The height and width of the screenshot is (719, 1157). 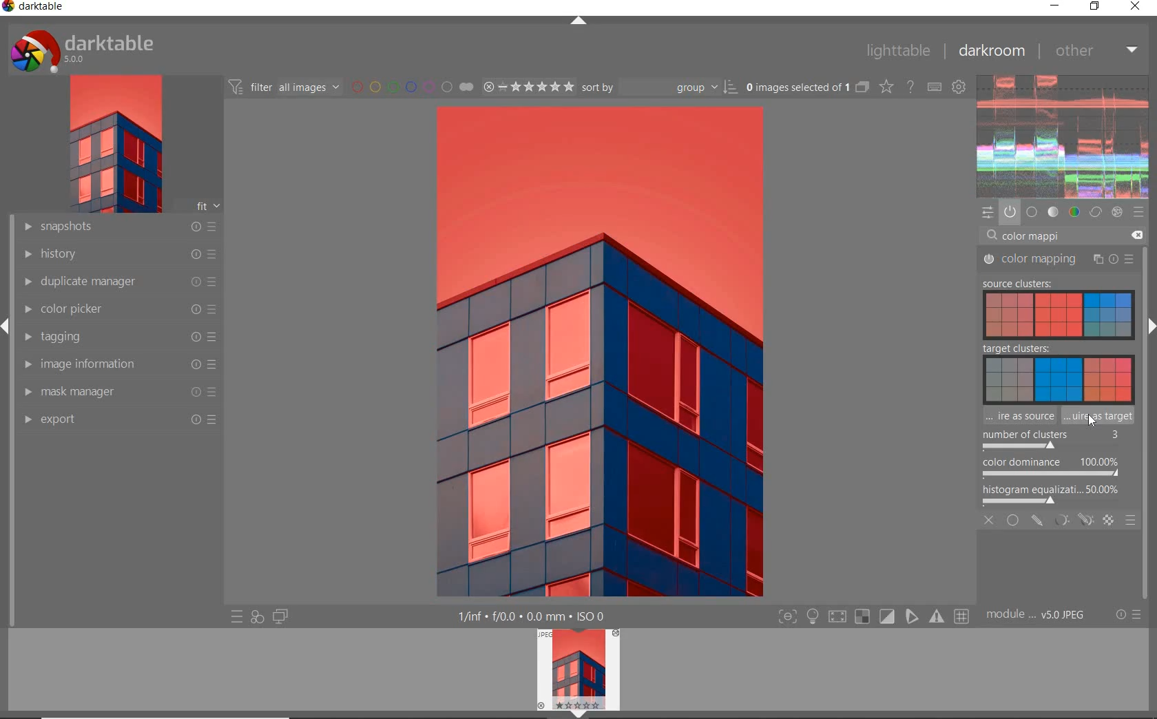 What do you see at coordinates (989, 212) in the screenshot?
I see `quick access panel` at bounding box center [989, 212].